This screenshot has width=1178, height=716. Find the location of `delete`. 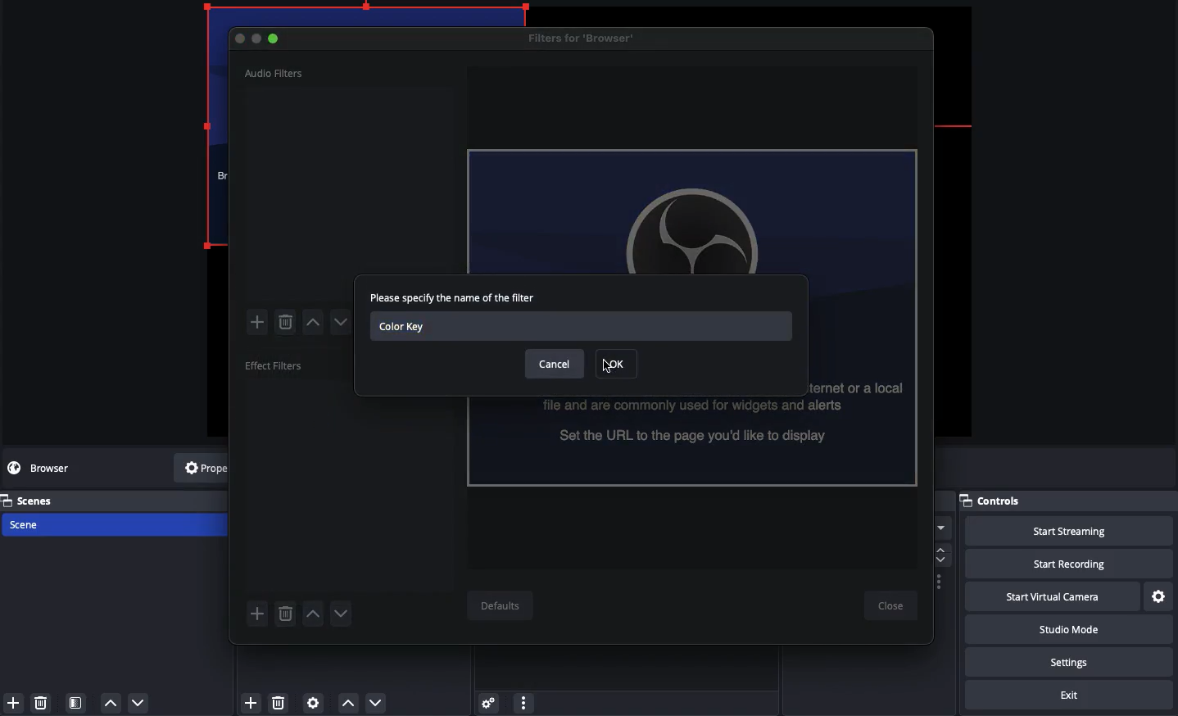

delete is located at coordinates (283, 704).